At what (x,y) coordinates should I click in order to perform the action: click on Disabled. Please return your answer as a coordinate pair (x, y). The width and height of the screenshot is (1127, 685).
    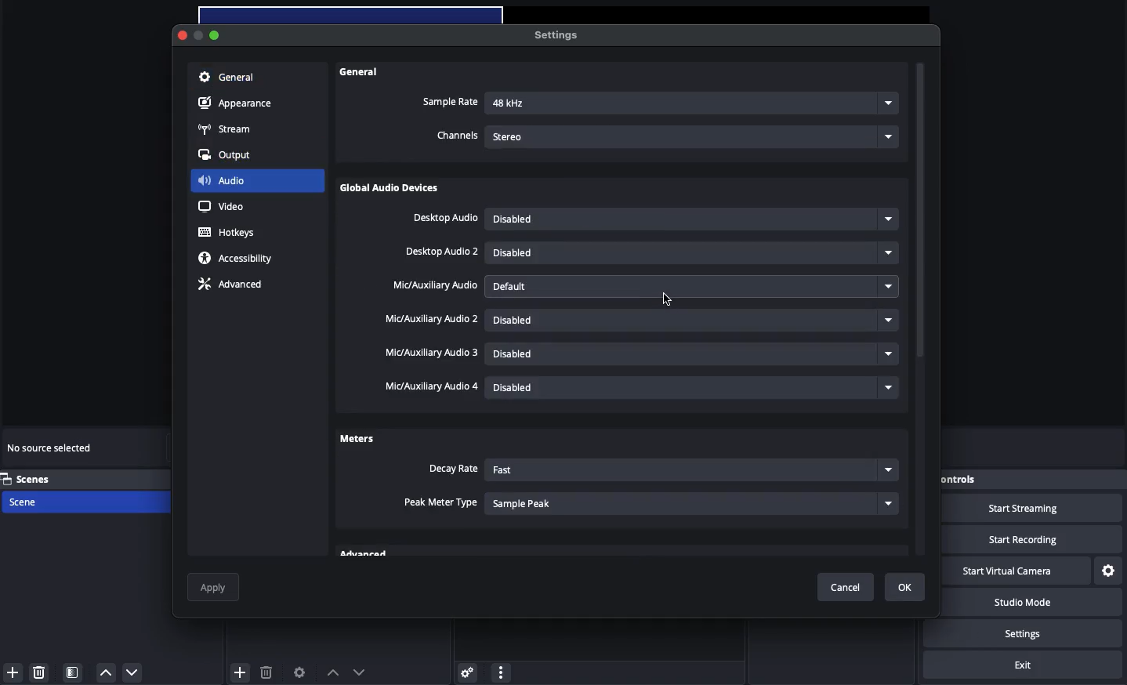
    Looking at the image, I should click on (694, 252).